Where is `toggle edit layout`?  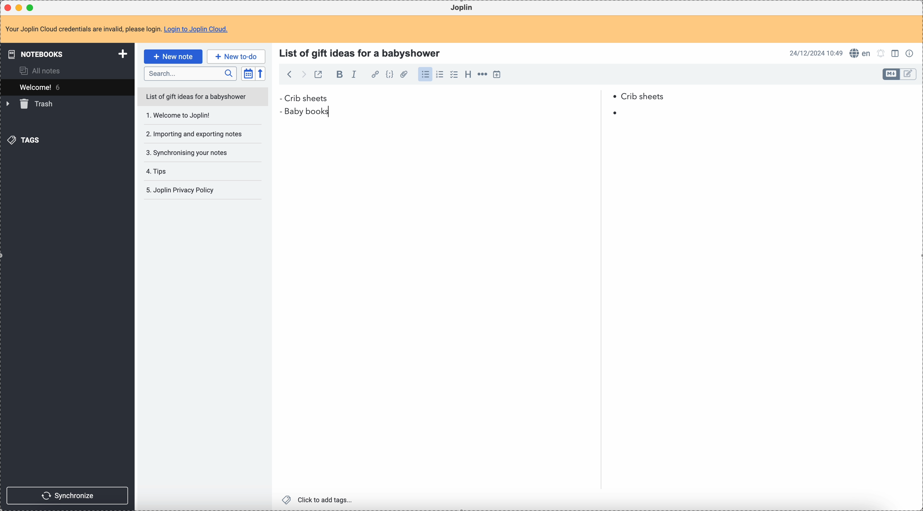
toggle edit layout is located at coordinates (896, 54).